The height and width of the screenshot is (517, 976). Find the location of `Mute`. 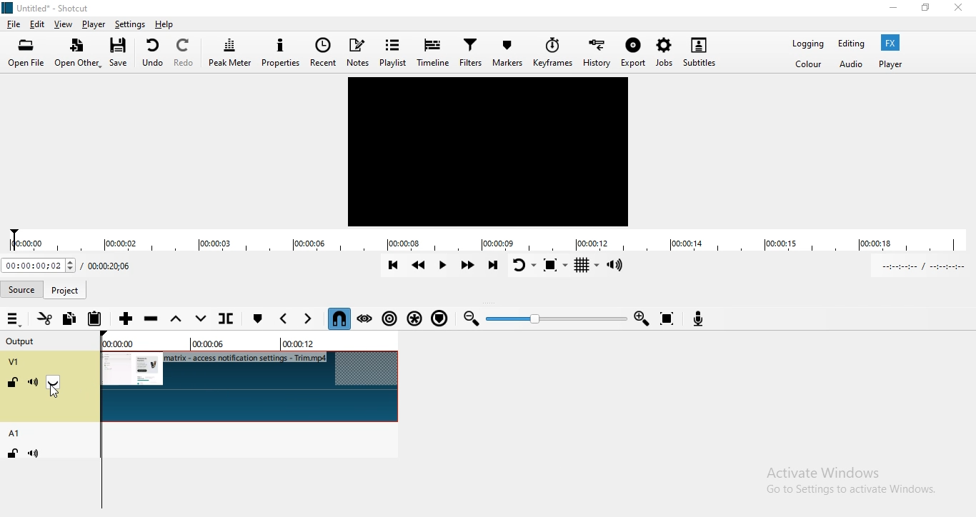

Mute is located at coordinates (33, 383).